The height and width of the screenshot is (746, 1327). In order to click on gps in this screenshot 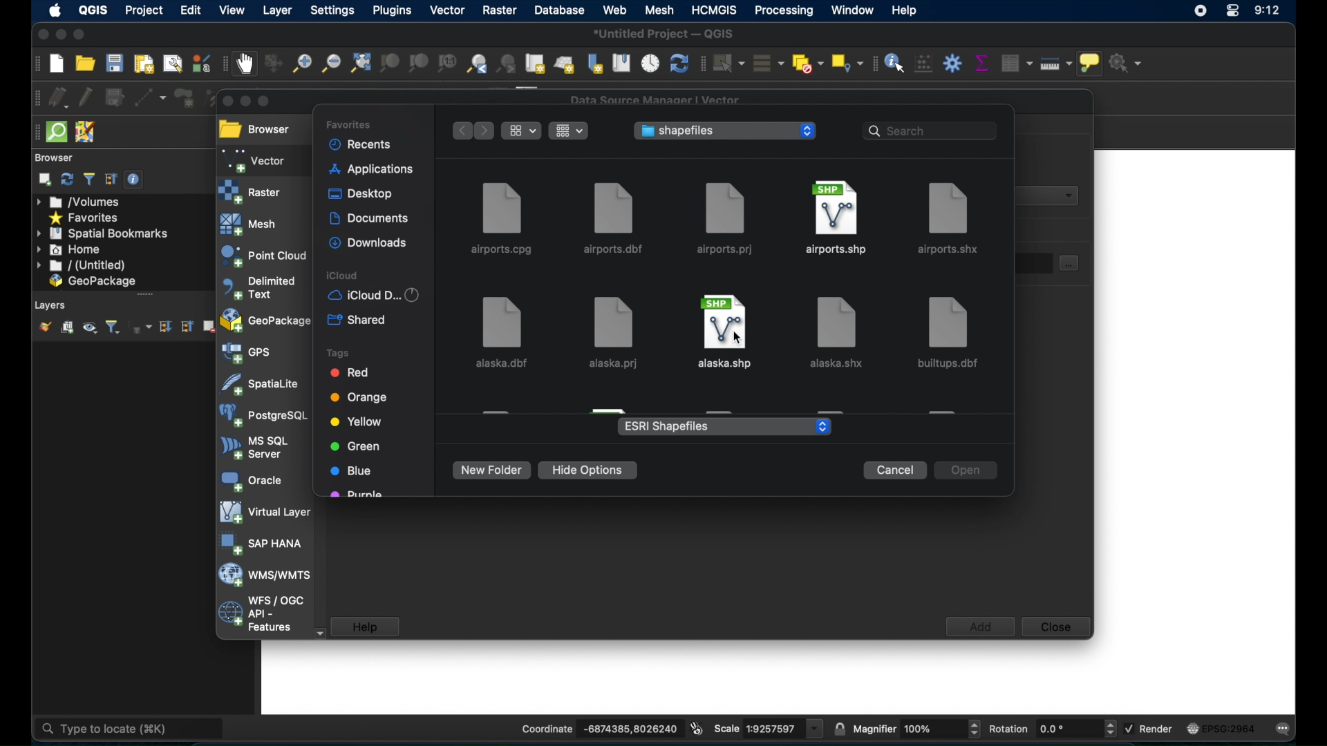, I will do `click(247, 353)`.